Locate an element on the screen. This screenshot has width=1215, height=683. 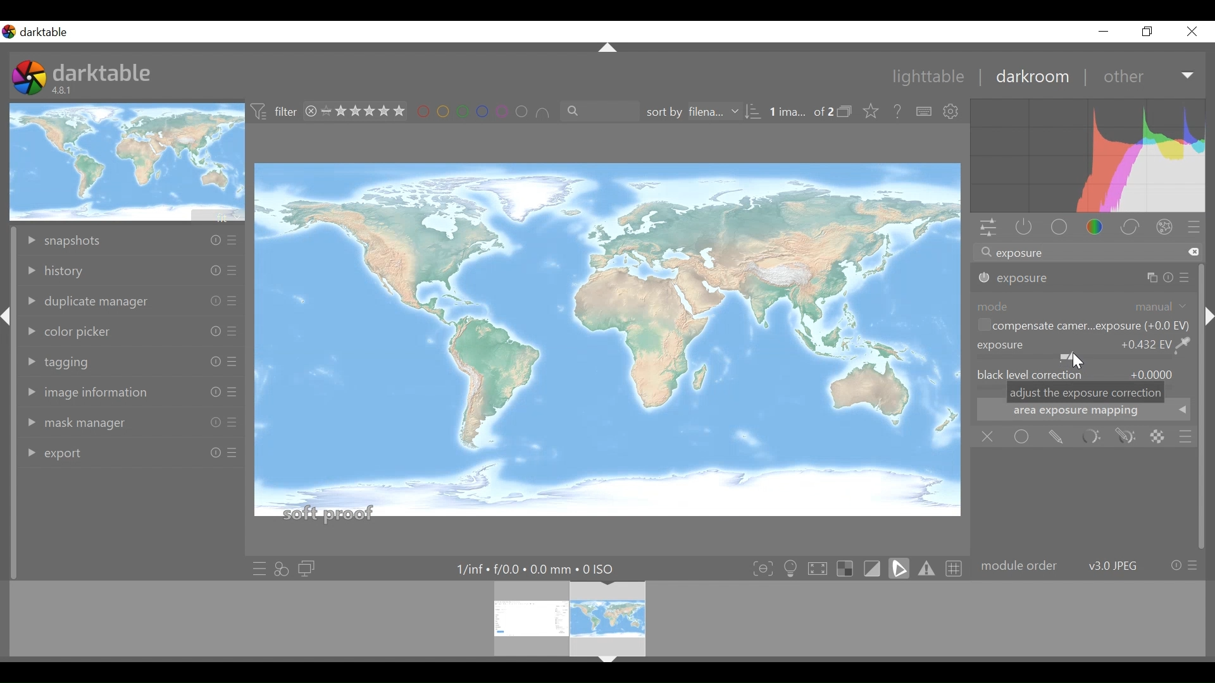
 is located at coordinates (208, 330).